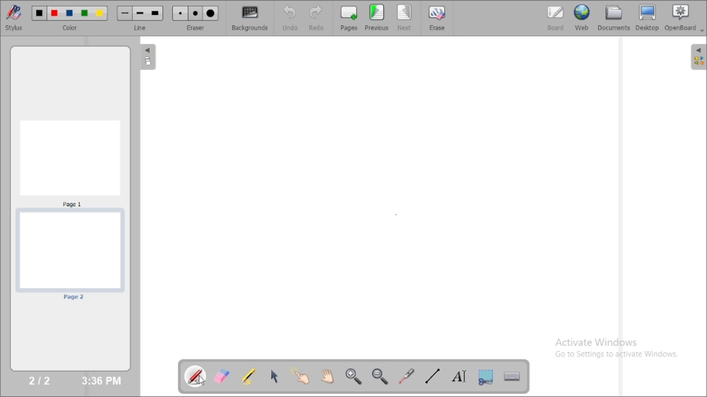 The width and height of the screenshot is (707, 397). I want to click on highlight, so click(248, 375).